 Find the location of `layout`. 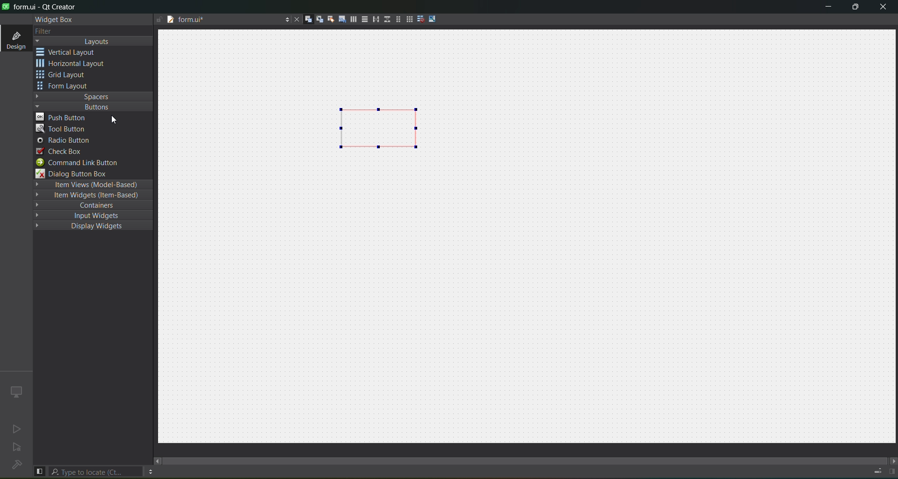

layout is located at coordinates (95, 42).